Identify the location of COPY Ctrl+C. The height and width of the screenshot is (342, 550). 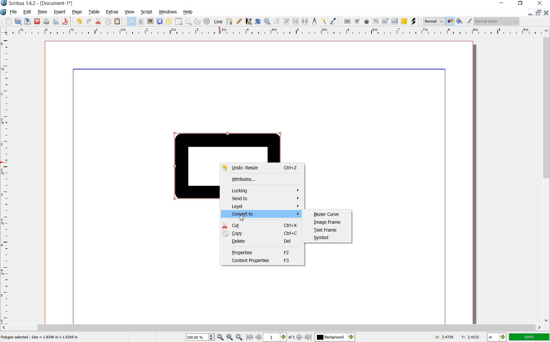
(261, 233).